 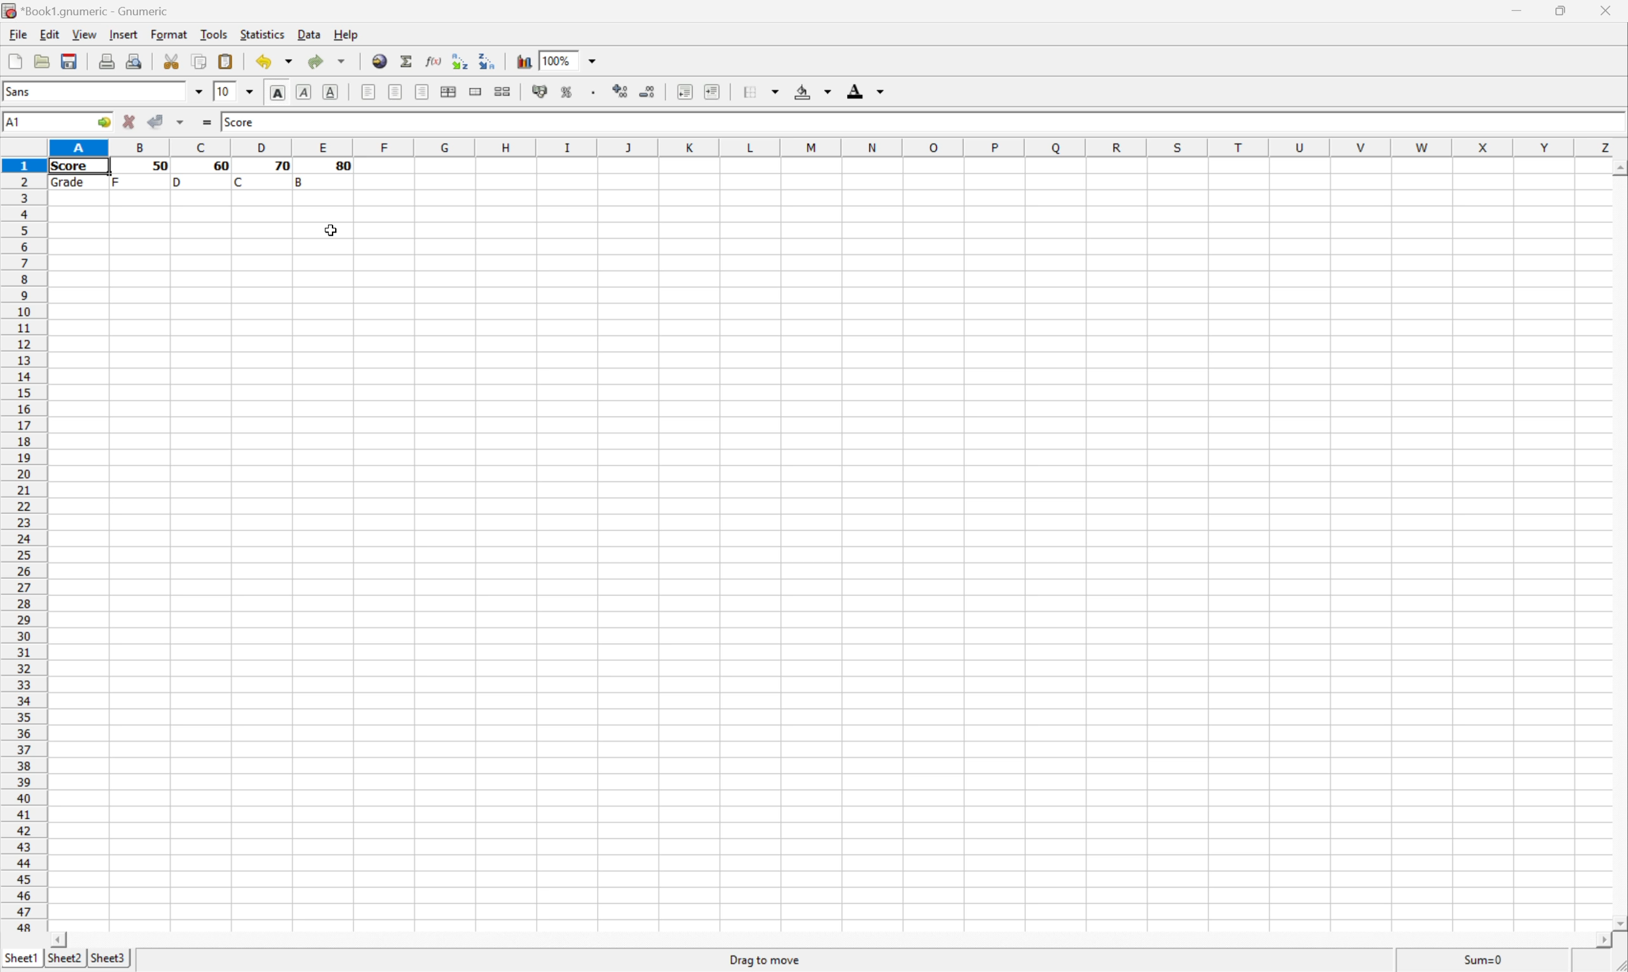 What do you see at coordinates (301, 93) in the screenshot?
I see `Italic` at bounding box center [301, 93].